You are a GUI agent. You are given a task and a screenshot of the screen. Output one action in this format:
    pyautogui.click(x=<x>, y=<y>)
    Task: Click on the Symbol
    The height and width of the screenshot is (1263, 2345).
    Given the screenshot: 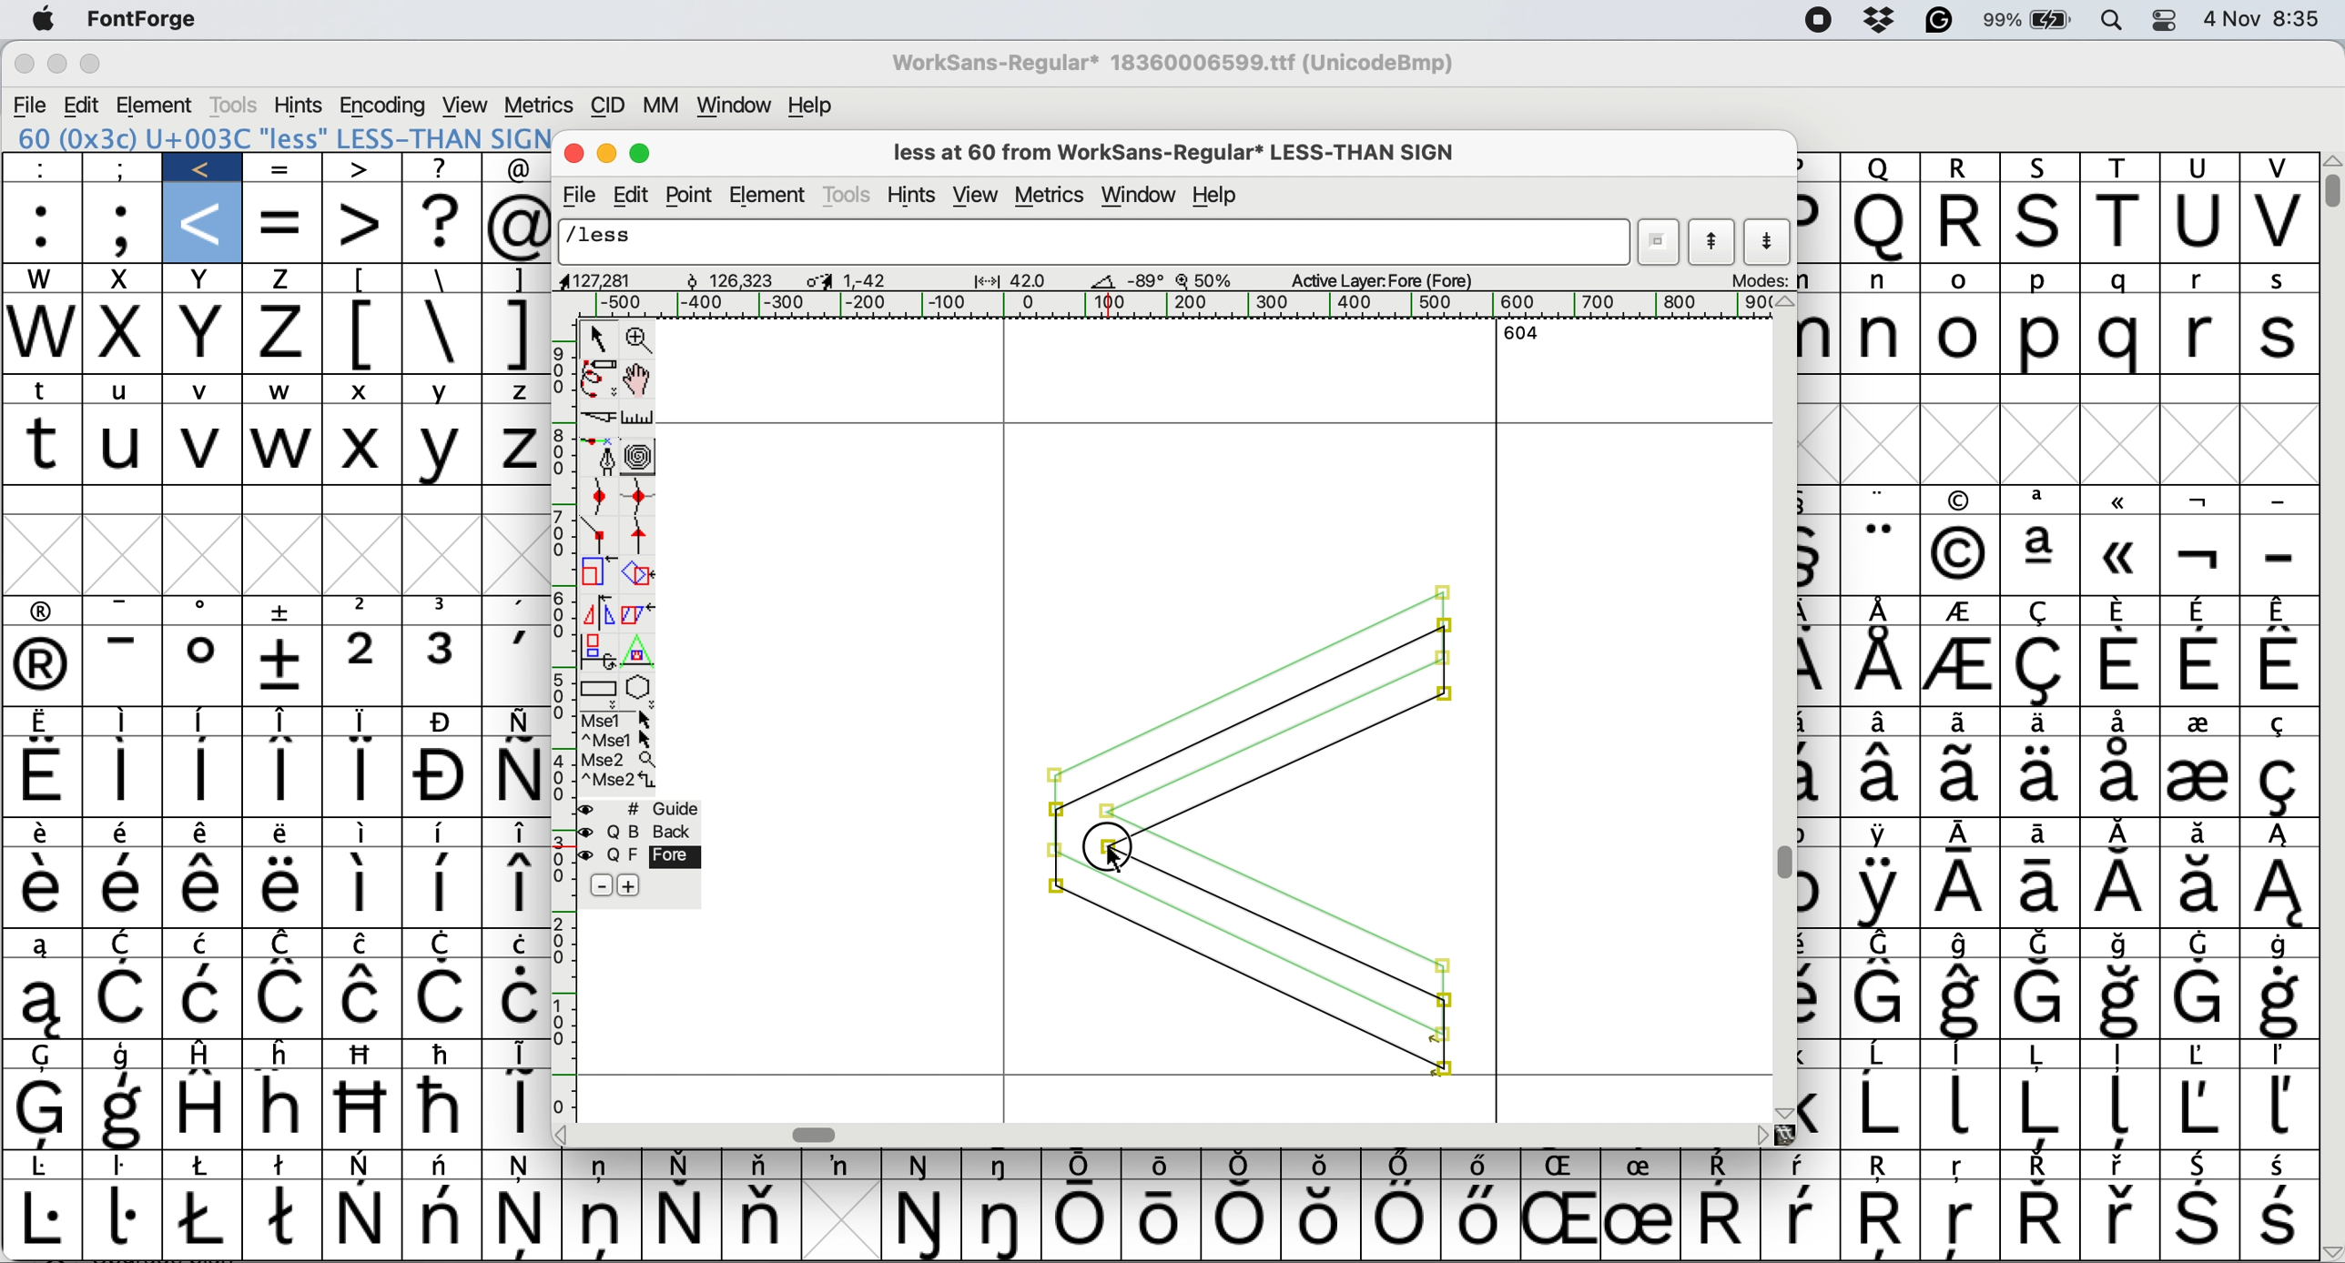 What is the action you would take?
    pyautogui.click(x=2199, y=557)
    